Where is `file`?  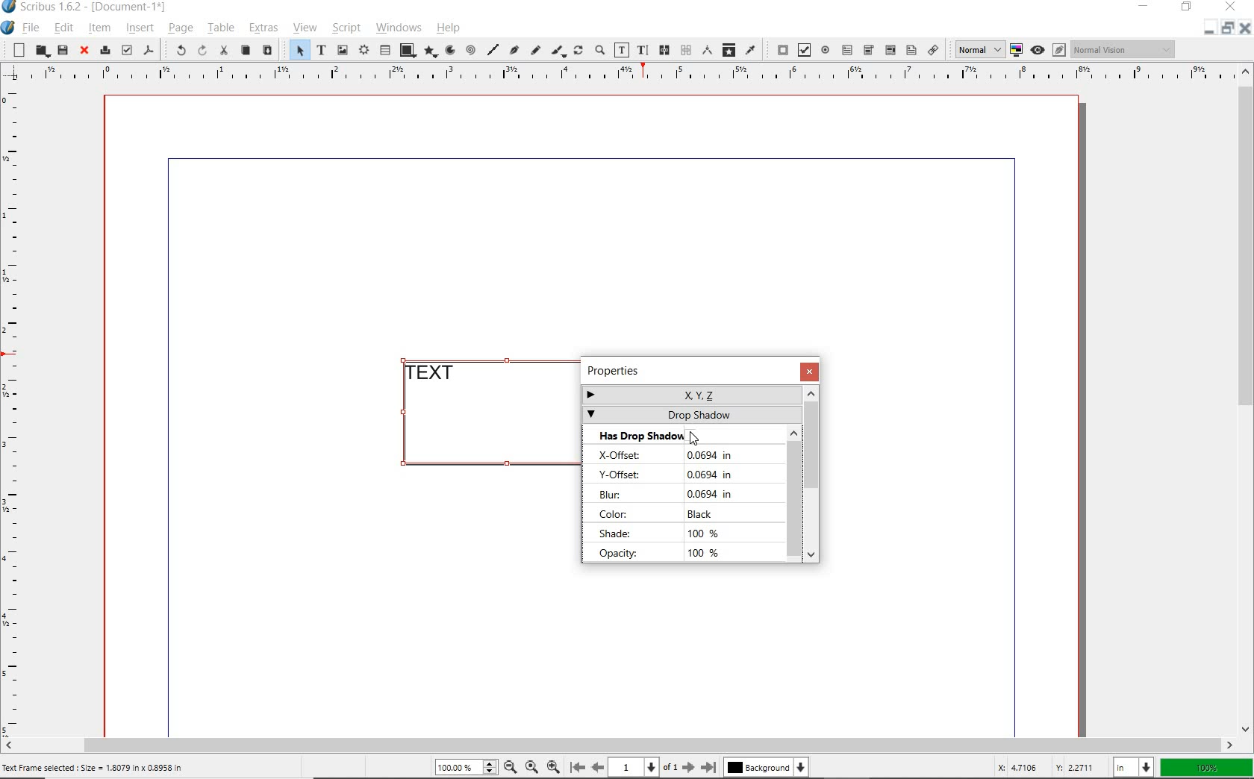
file is located at coordinates (31, 28).